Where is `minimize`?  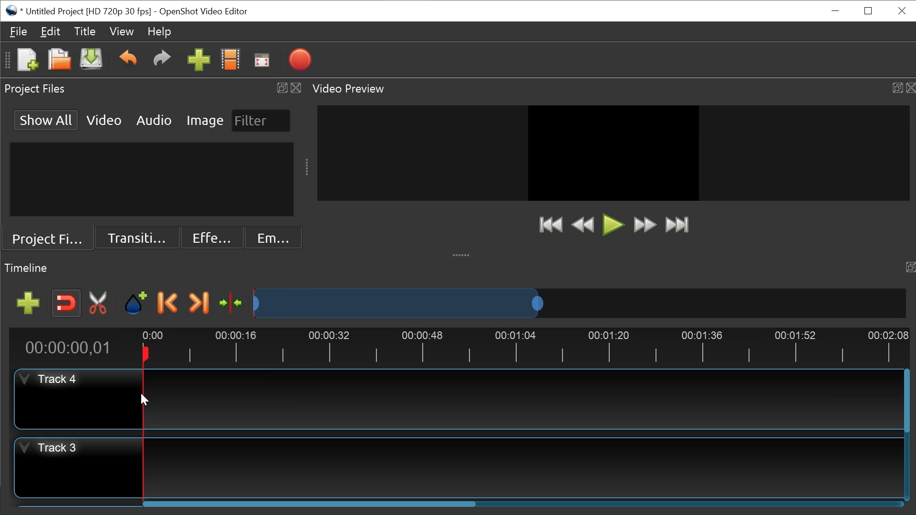 minimize is located at coordinates (834, 10).